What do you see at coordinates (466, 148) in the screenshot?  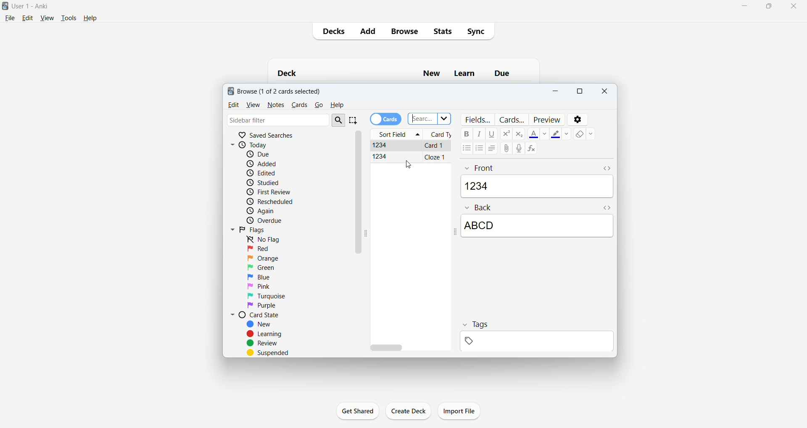 I see `unordered list` at bounding box center [466, 148].